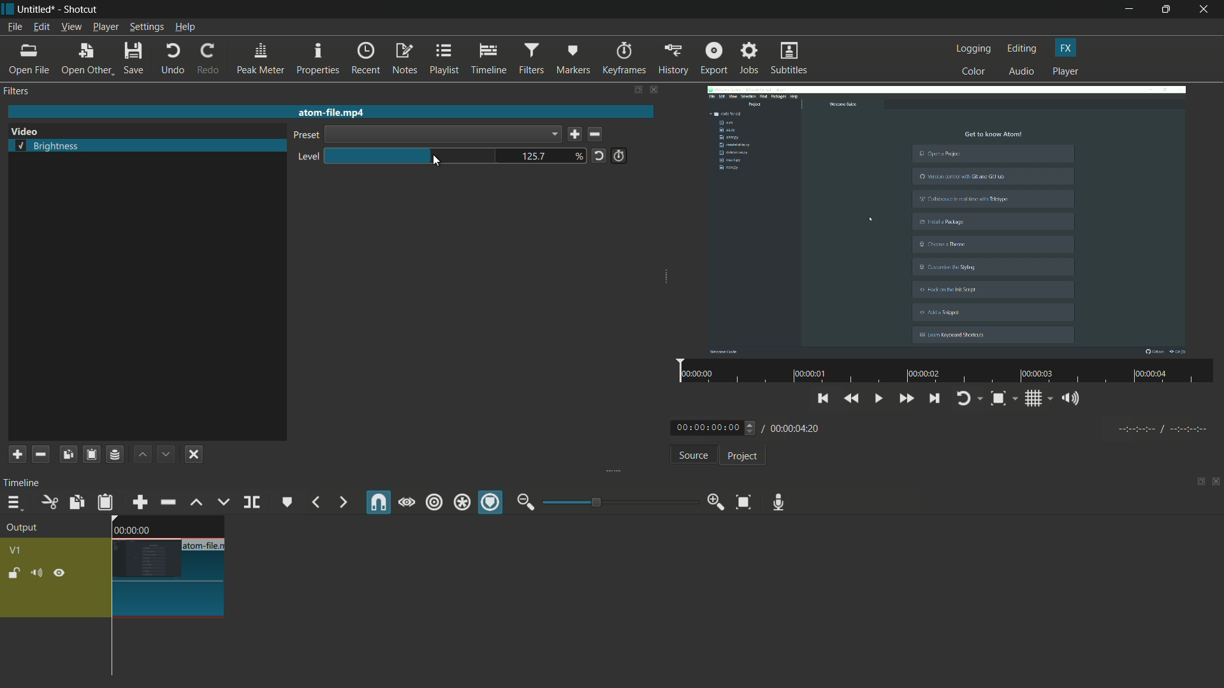 This screenshot has width=1224, height=688. Describe the element at coordinates (492, 503) in the screenshot. I see `ripple markers` at that location.